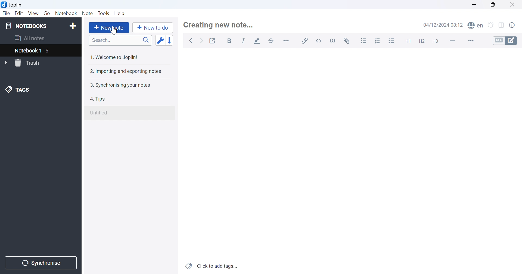  I want to click on More, so click(468, 41).